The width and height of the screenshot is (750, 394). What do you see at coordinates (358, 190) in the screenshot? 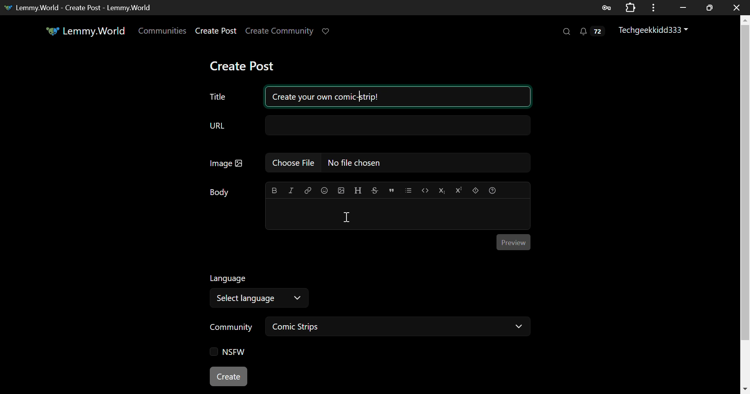
I see `Header` at bounding box center [358, 190].